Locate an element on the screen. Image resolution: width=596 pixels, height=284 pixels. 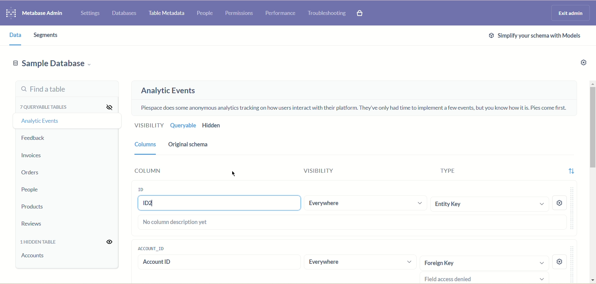
Type is located at coordinates (449, 169).